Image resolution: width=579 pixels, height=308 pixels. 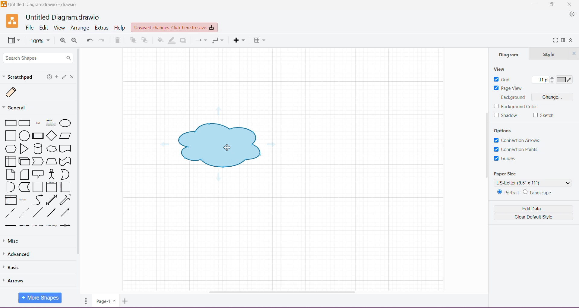 What do you see at coordinates (516, 106) in the screenshot?
I see `Background color` at bounding box center [516, 106].